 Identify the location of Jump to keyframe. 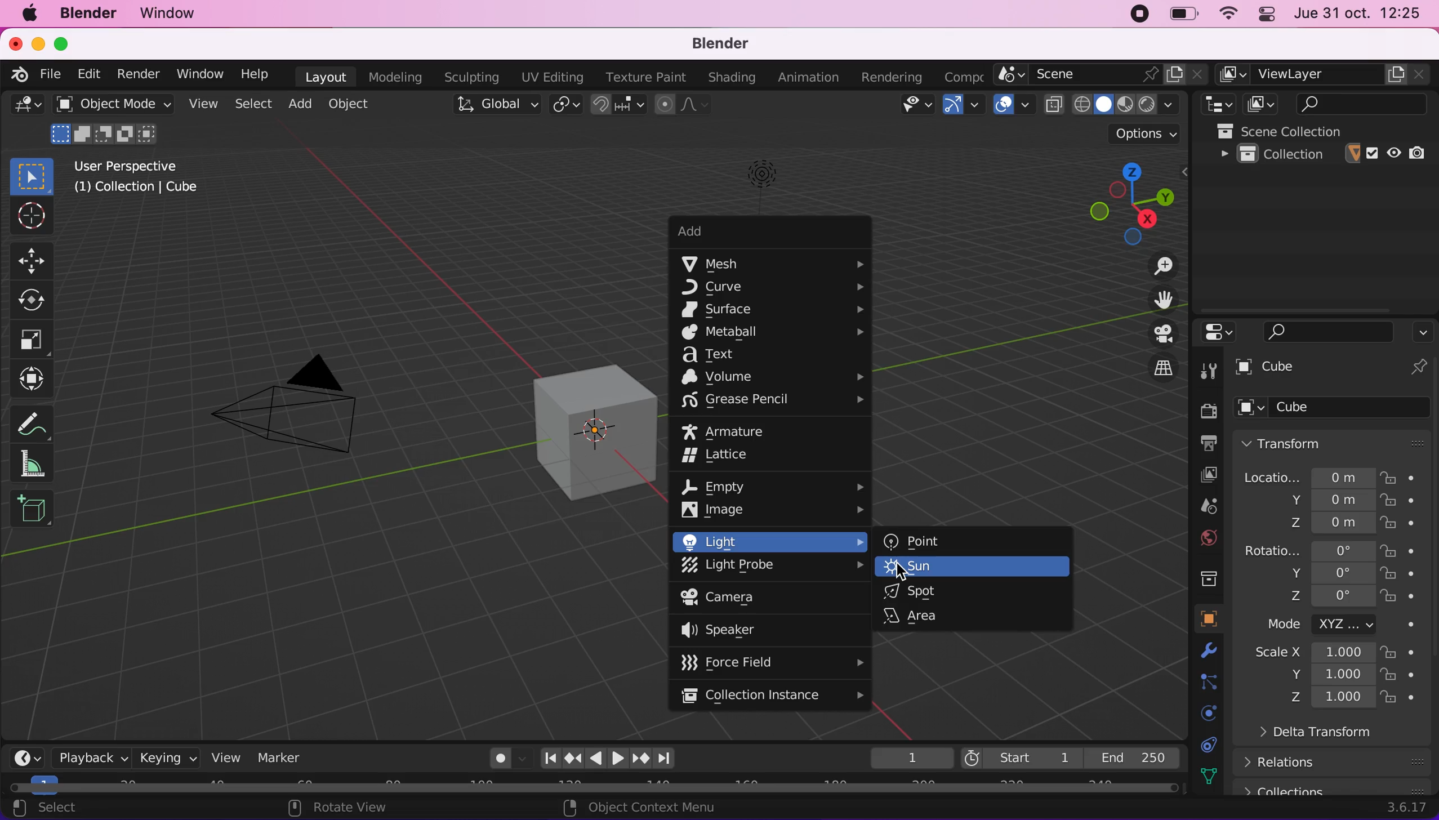
(641, 759).